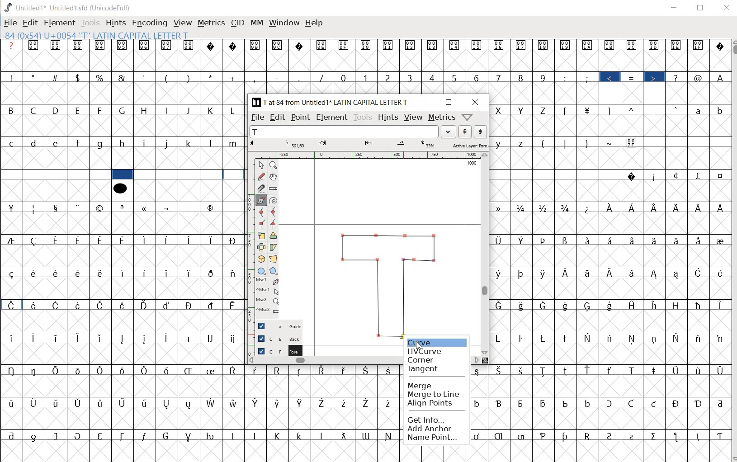 This screenshot has width=737, height=462. What do you see at coordinates (190, 338) in the screenshot?
I see `Symbol` at bounding box center [190, 338].